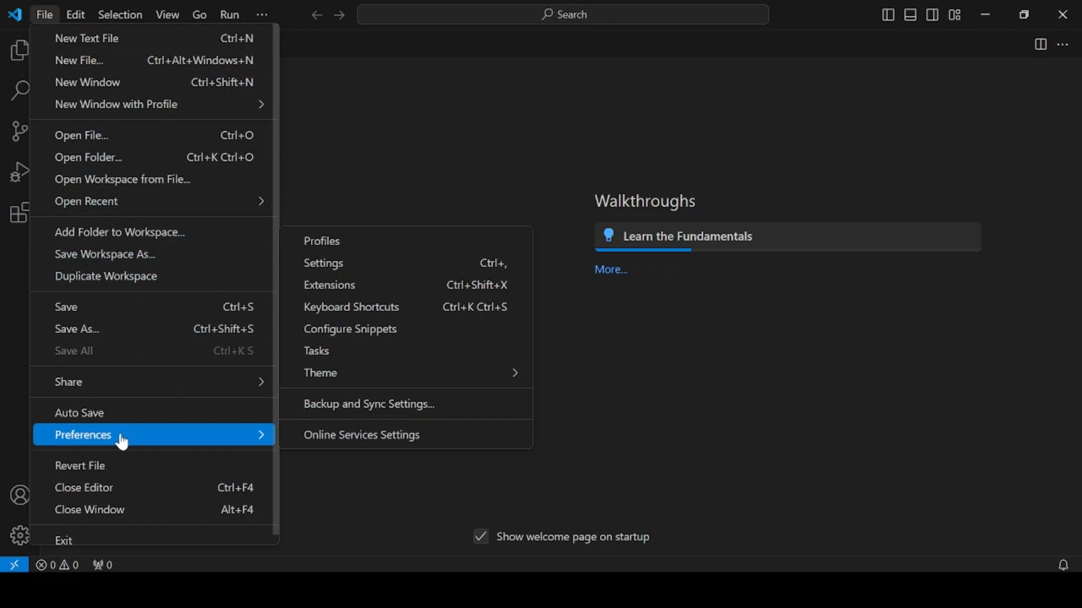 The width and height of the screenshot is (1082, 608). What do you see at coordinates (153, 435) in the screenshot?
I see `preferences menu` at bounding box center [153, 435].